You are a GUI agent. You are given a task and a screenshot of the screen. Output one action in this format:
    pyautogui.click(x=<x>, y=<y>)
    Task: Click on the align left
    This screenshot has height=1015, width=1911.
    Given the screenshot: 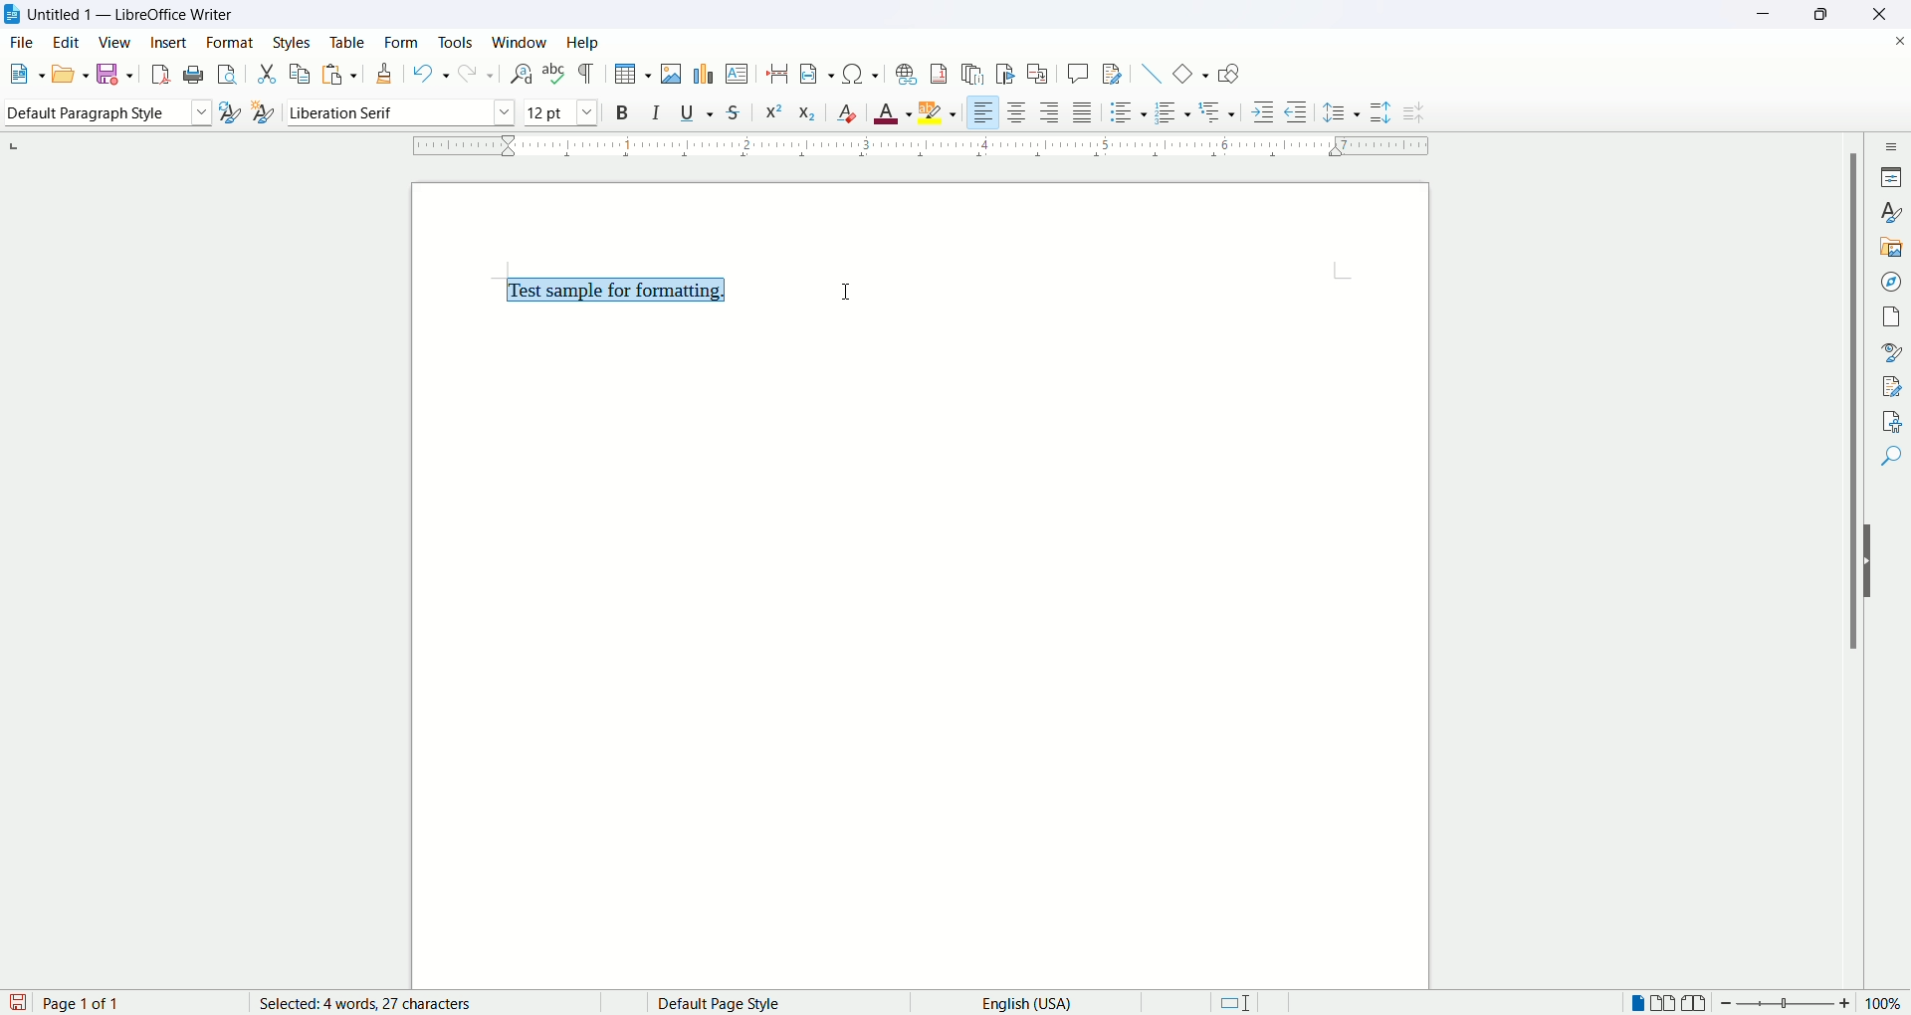 What is the action you would take?
    pyautogui.click(x=984, y=111)
    